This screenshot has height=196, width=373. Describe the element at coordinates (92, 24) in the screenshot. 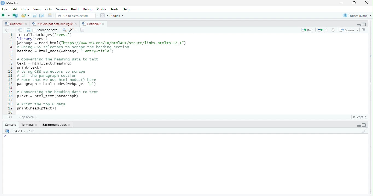

I see ` Untitied2" »` at that location.